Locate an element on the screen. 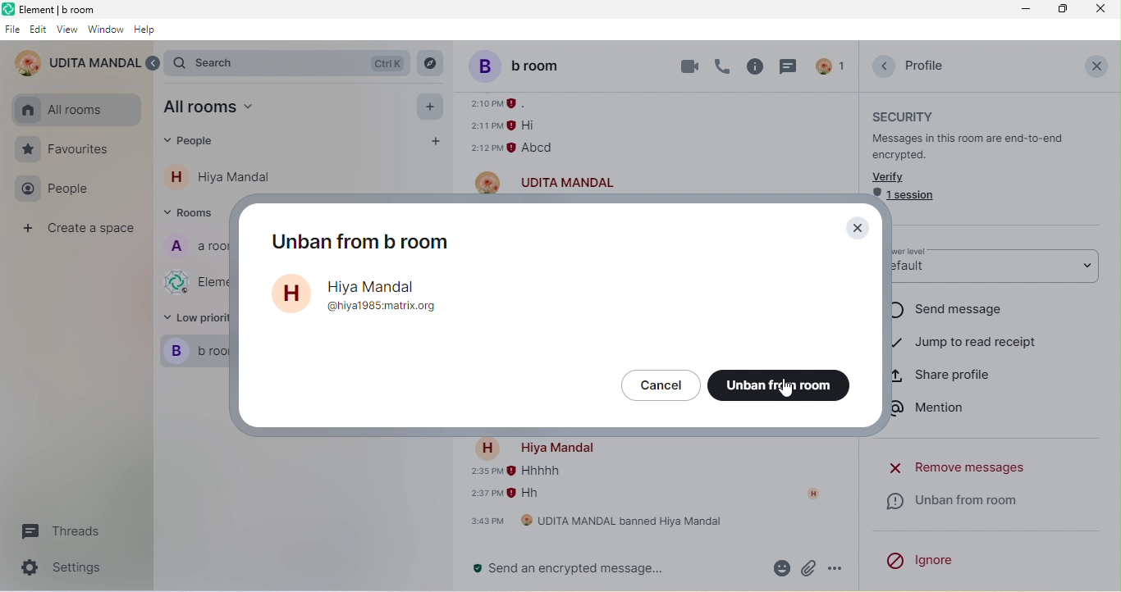 Image resolution: width=1121 pixels, height=592 pixels. close is located at coordinates (1096, 65).